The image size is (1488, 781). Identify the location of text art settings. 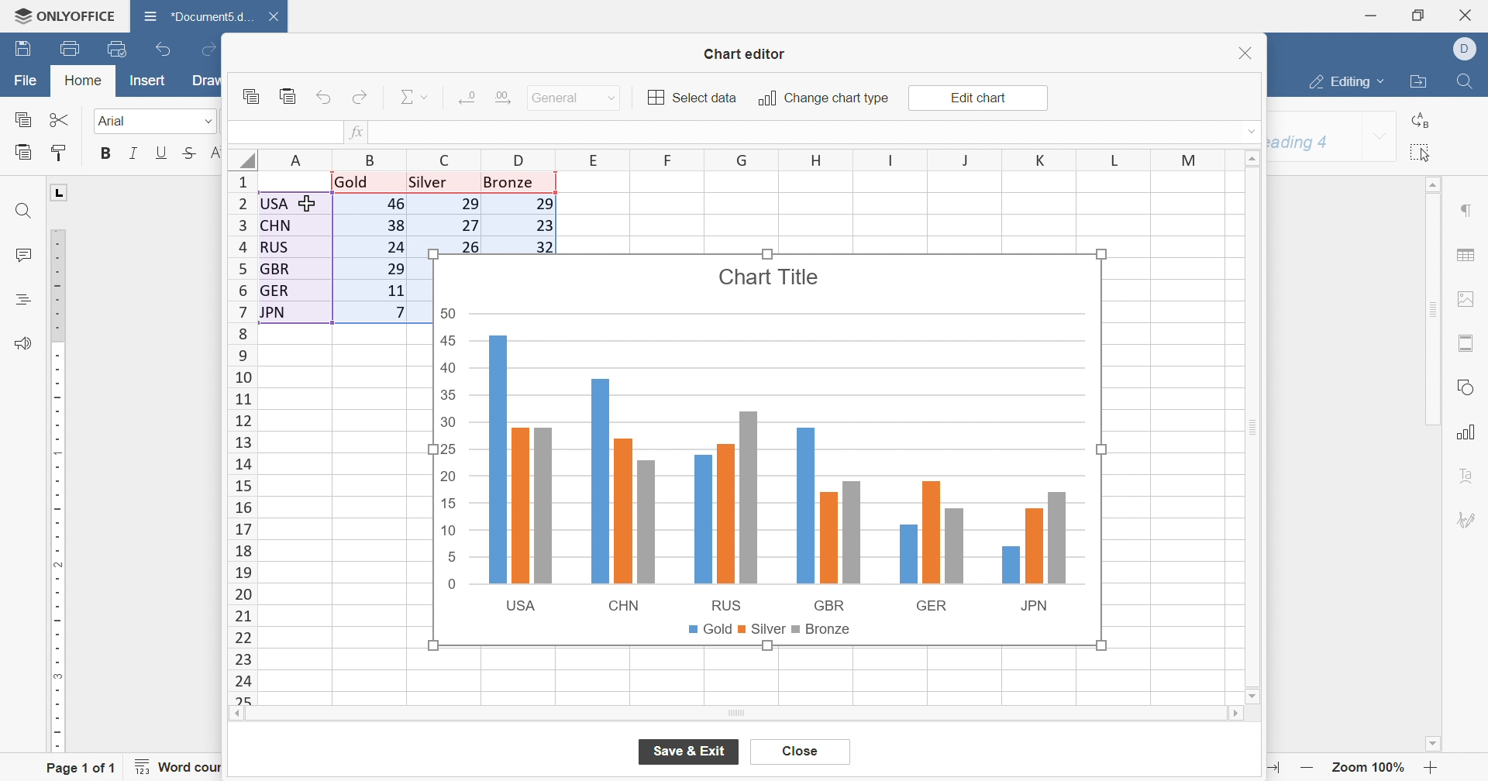
(1466, 475).